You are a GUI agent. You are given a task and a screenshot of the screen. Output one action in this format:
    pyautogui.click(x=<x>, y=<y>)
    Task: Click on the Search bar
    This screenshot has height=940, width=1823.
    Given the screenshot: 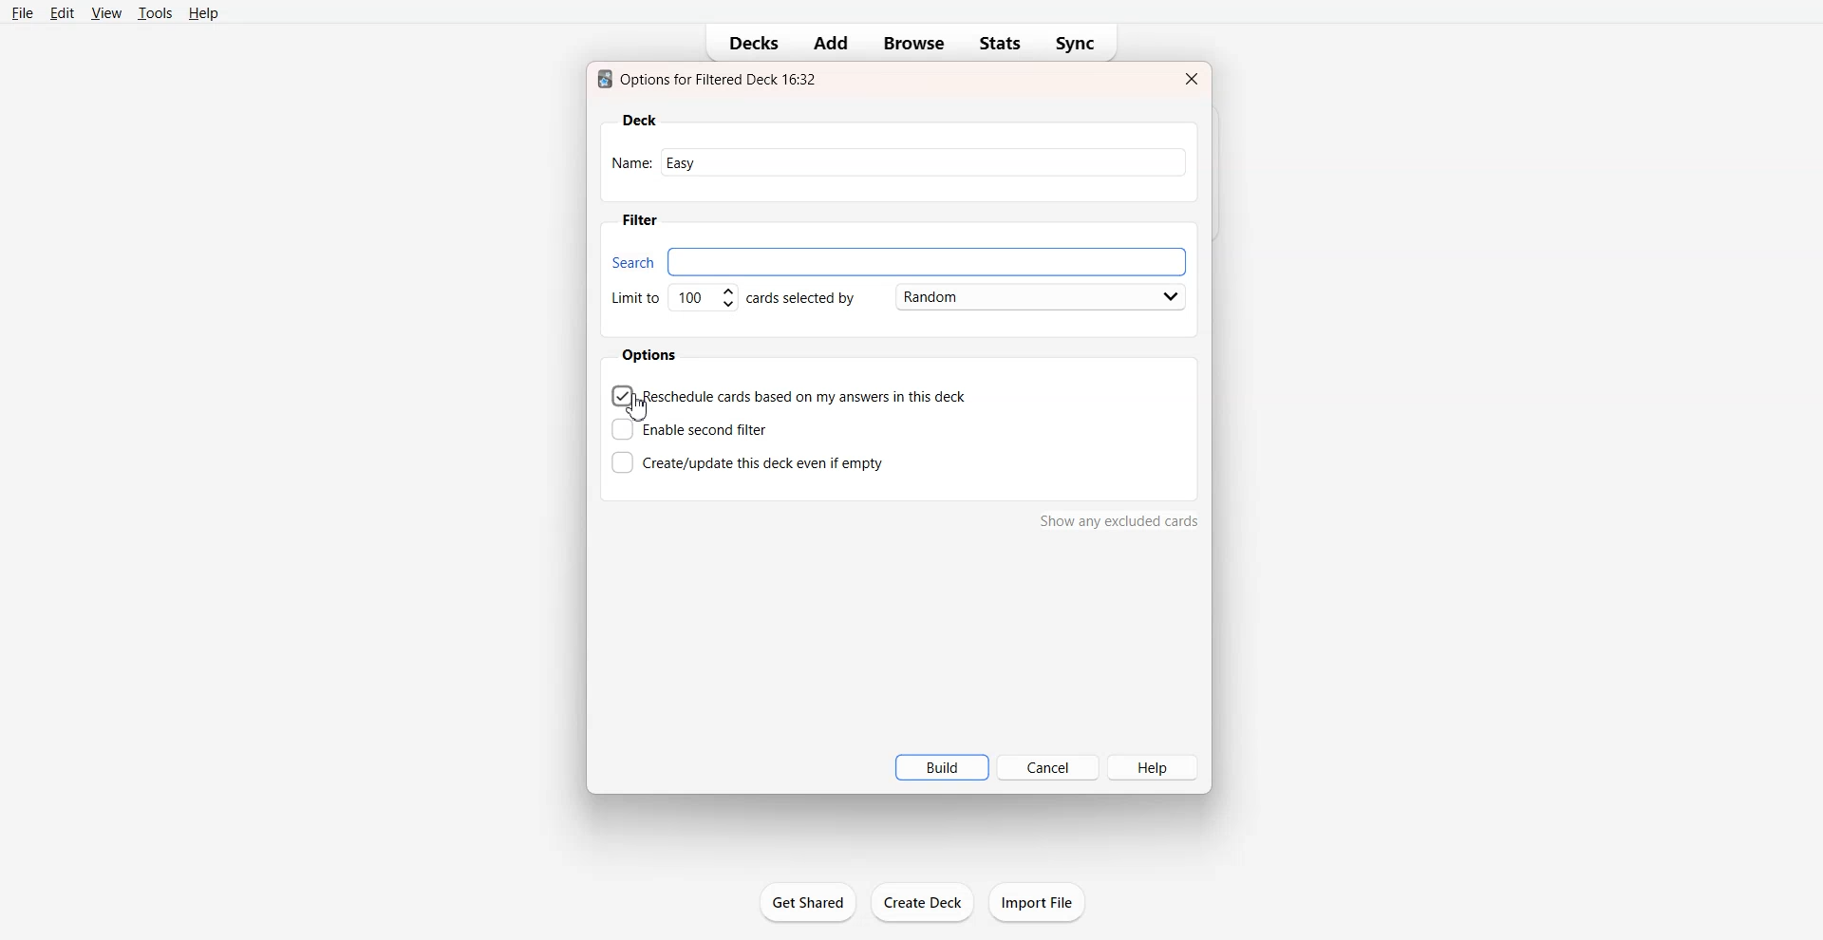 What is the action you would take?
    pyautogui.click(x=898, y=261)
    